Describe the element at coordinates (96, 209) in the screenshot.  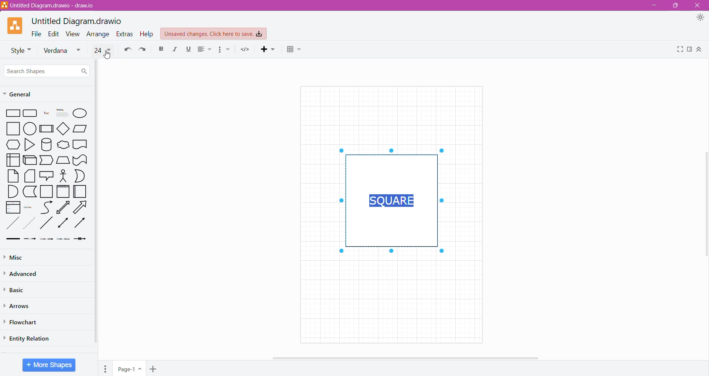
I see `Vertical Scroll Bar` at that location.